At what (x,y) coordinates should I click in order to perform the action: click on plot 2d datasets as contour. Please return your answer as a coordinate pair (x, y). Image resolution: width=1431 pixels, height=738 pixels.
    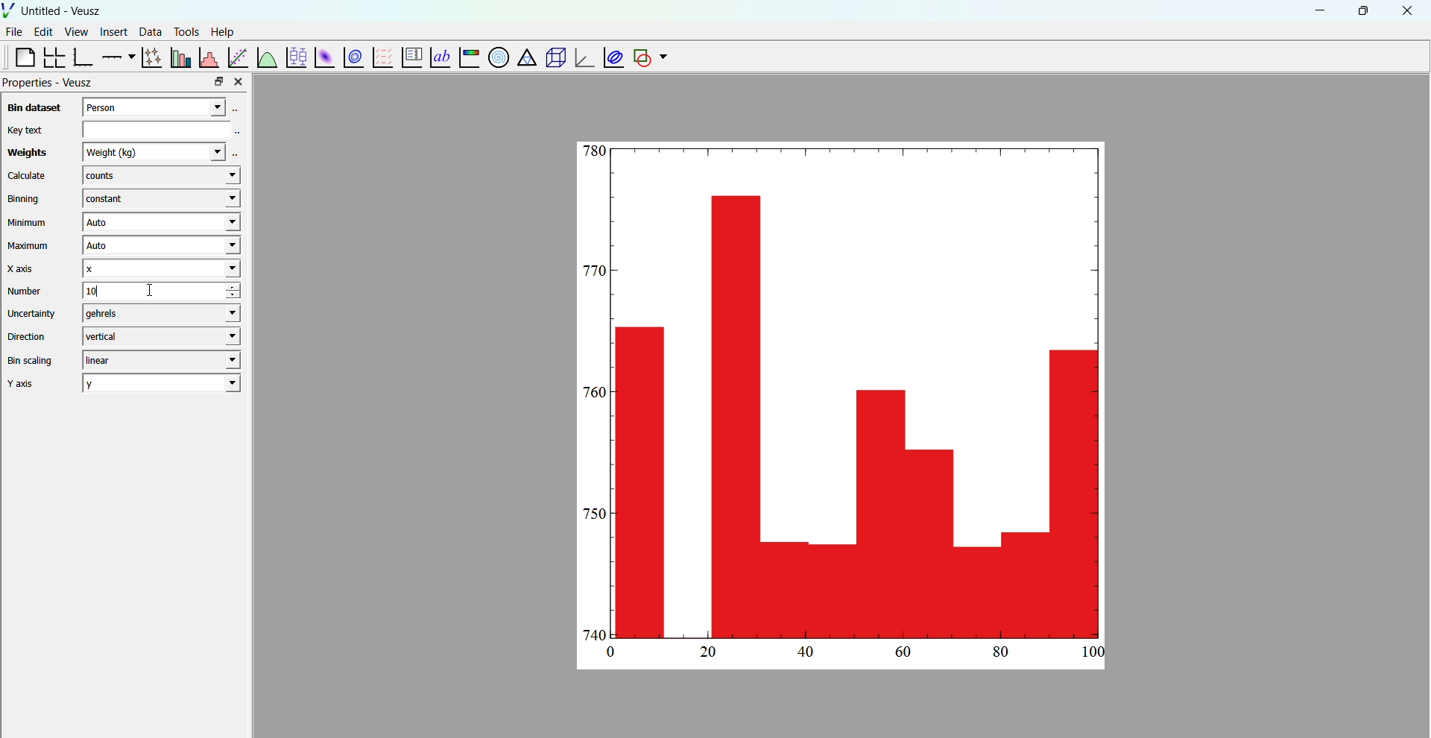
    Looking at the image, I should click on (354, 58).